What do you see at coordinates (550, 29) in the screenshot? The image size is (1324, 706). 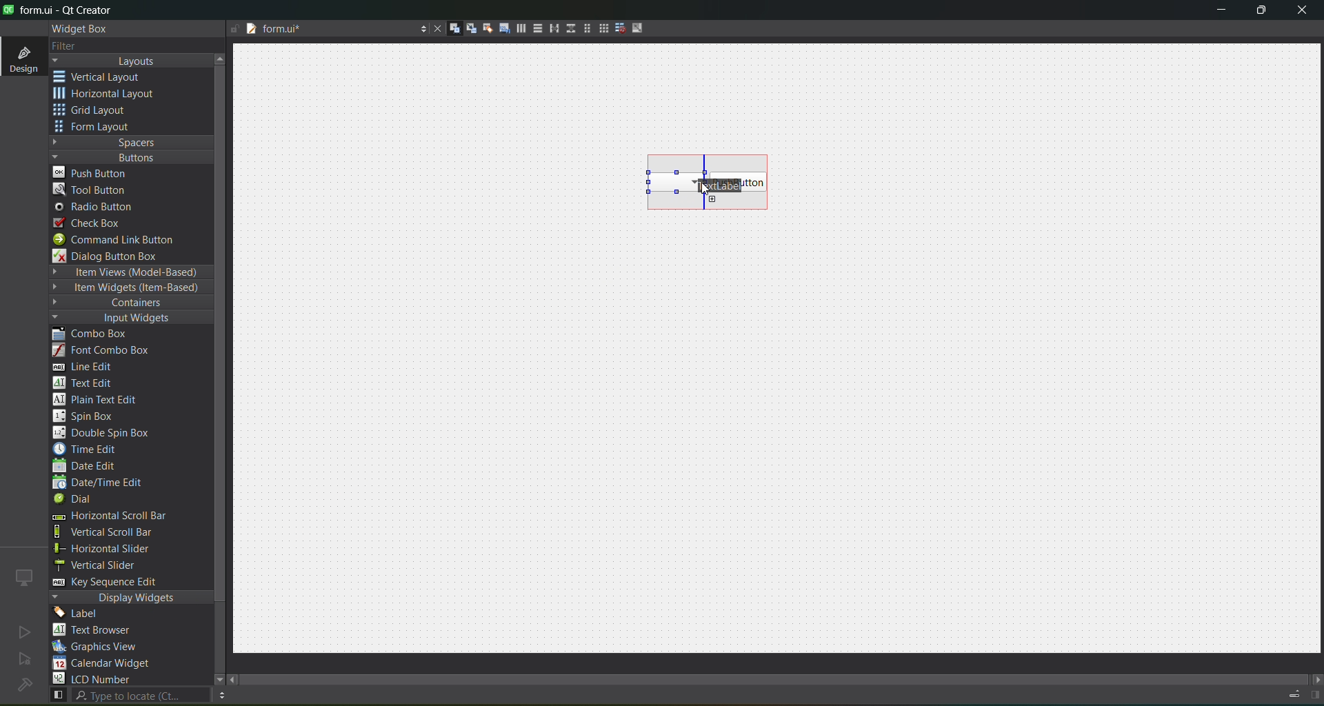 I see `horizontal splitter` at bounding box center [550, 29].